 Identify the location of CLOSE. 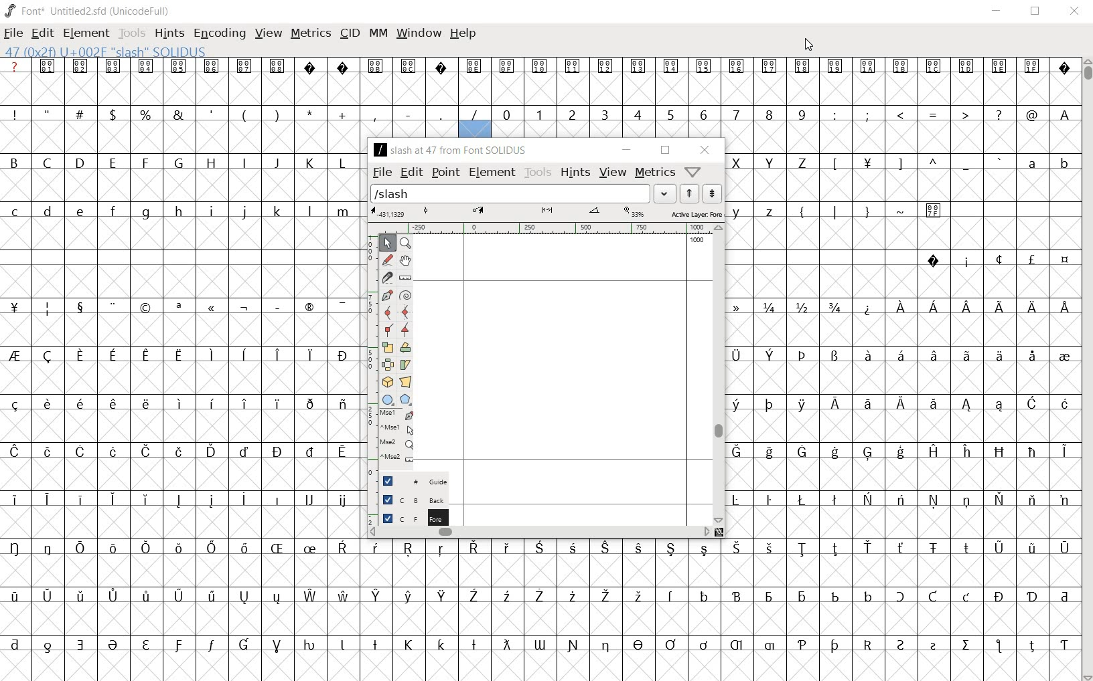
(1074, 11).